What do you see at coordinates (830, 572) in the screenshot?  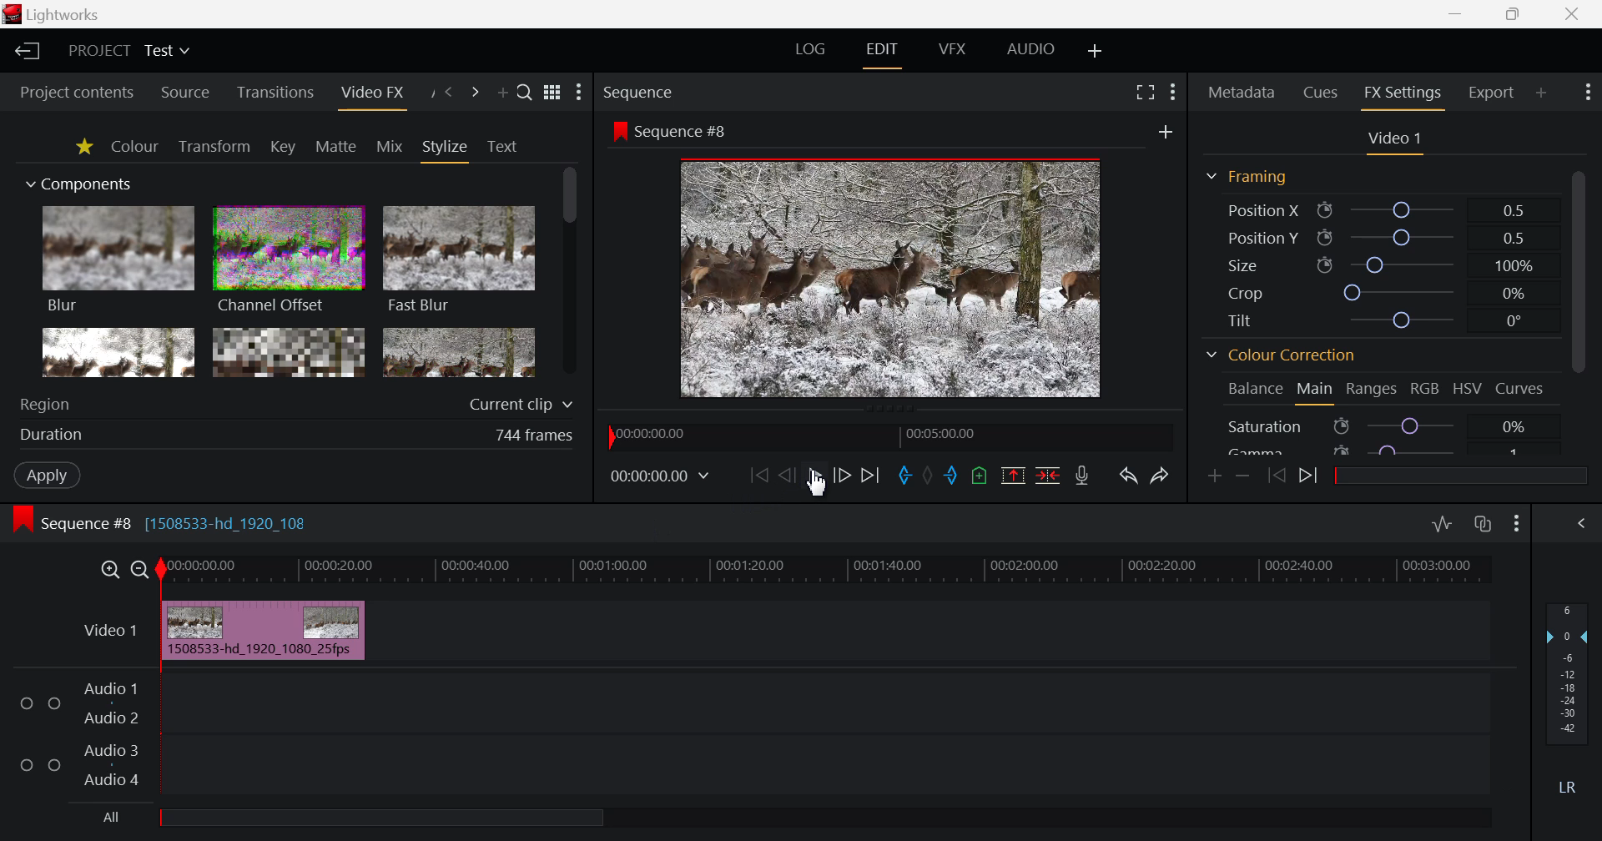 I see `Timeline Track` at bounding box center [830, 572].